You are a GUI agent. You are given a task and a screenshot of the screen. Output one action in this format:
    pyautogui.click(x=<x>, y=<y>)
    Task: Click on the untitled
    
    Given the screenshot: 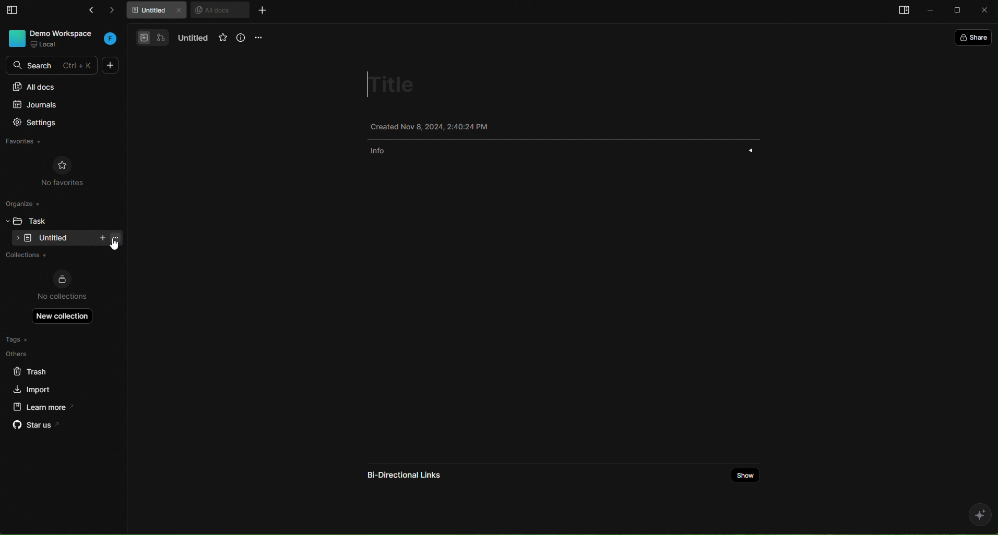 What is the action you would take?
    pyautogui.click(x=159, y=11)
    